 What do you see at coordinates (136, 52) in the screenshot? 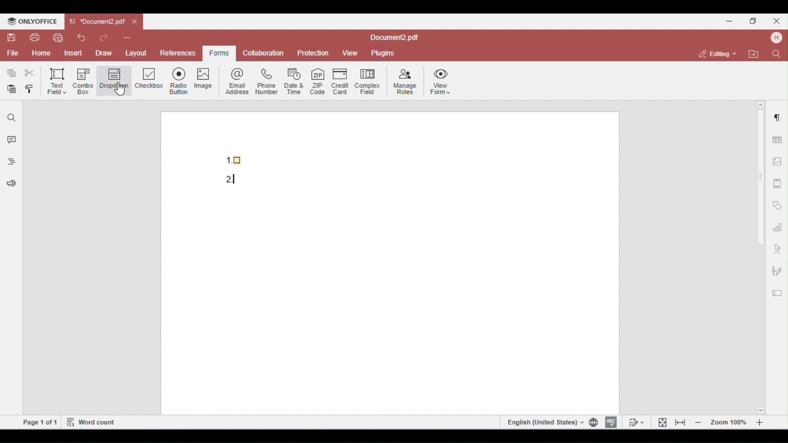
I see `layout` at bounding box center [136, 52].